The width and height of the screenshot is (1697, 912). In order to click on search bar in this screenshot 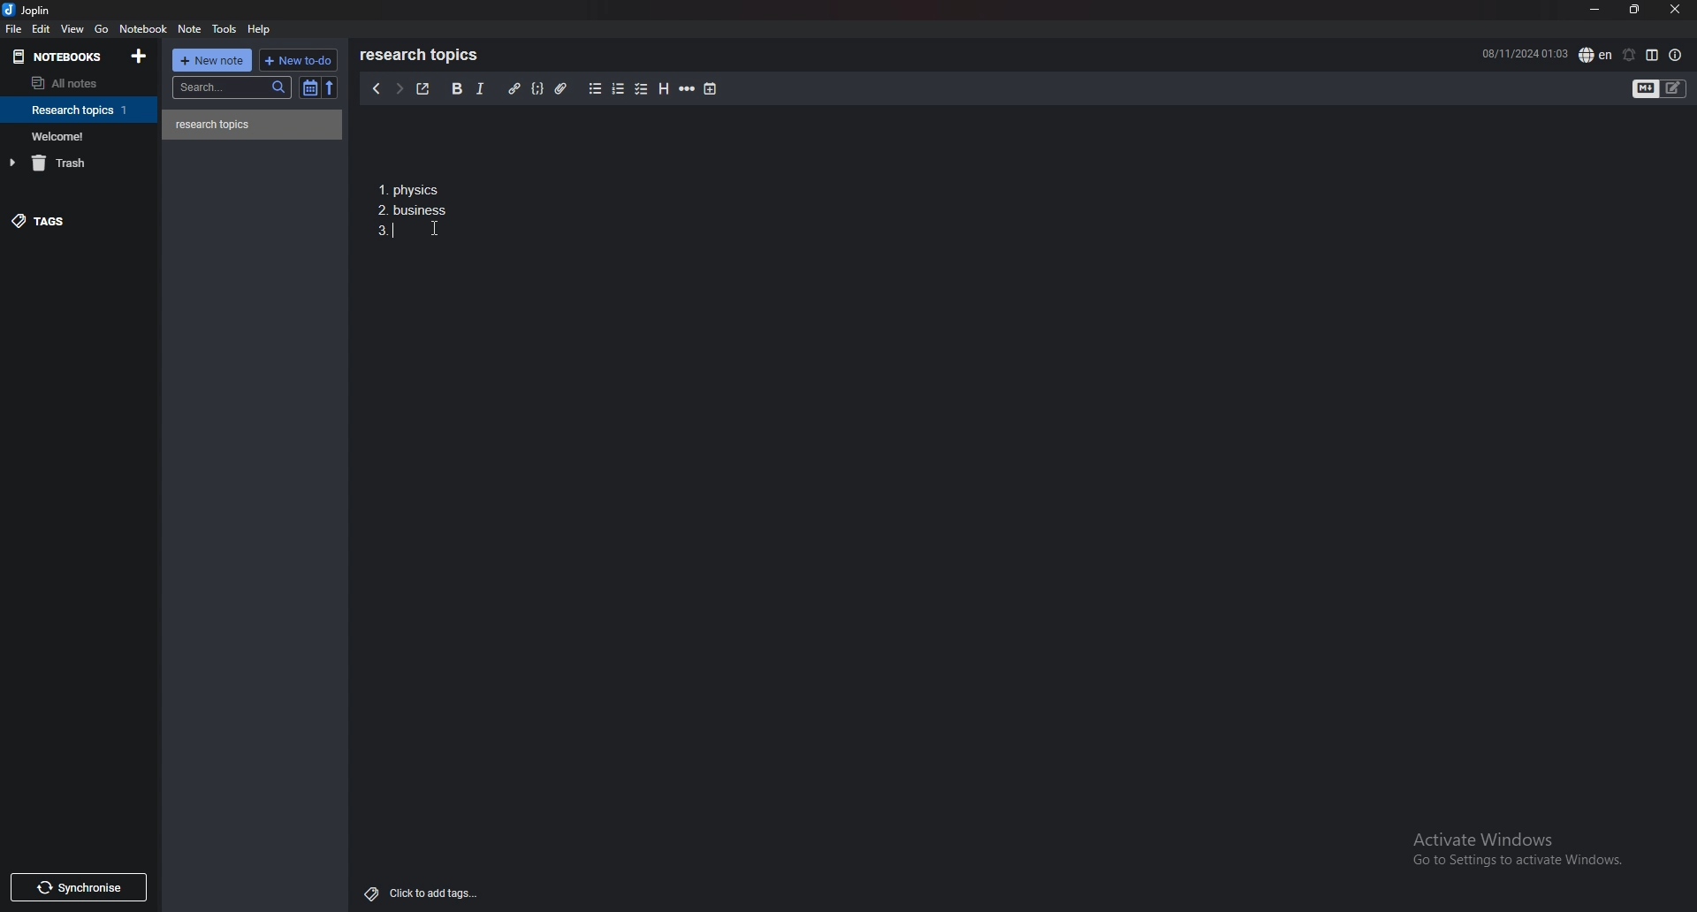, I will do `click(233, 87)`.